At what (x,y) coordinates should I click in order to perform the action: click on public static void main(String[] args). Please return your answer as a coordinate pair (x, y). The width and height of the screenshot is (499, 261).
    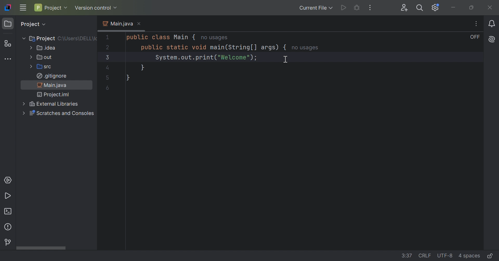
    Looking at the image, I should click on (209, 48).